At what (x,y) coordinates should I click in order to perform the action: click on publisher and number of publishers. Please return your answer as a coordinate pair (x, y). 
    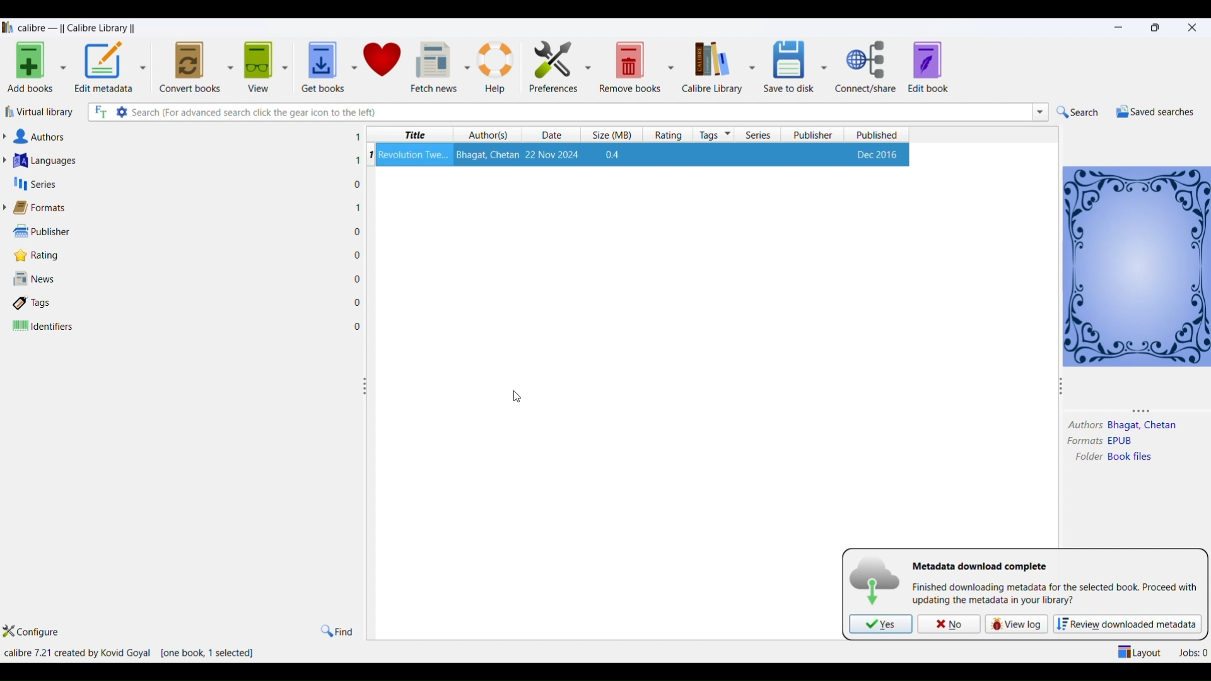
    Looking at the image, I should click on (43, 231).